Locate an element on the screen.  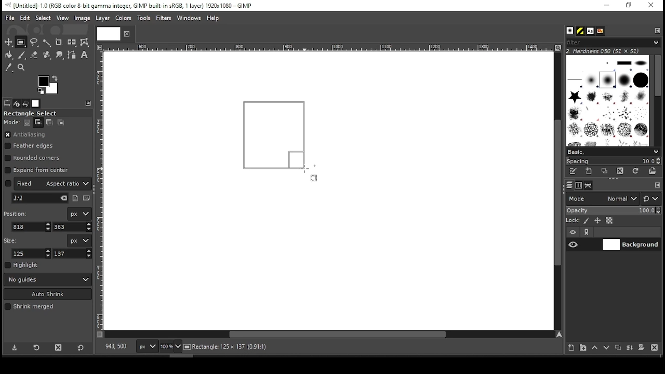
close window is located at coordinates (650, 6).